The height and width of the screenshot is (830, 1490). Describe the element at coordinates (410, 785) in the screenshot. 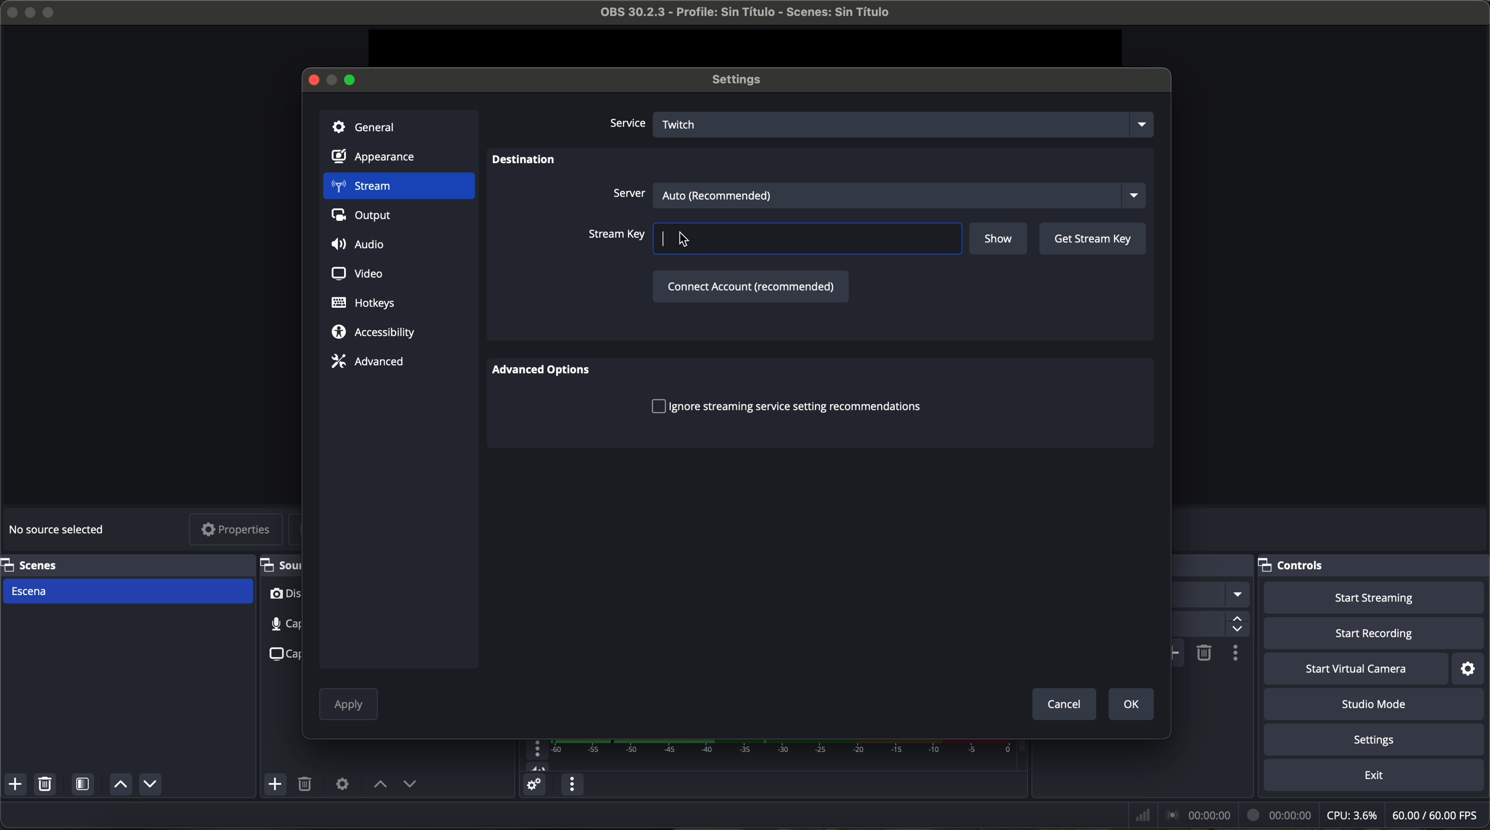

I see `move source down` at that location.